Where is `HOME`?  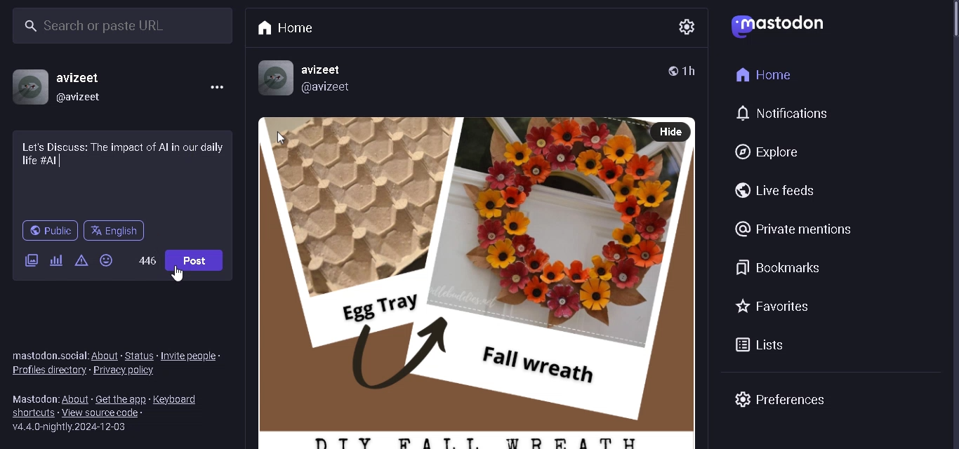 HOME is located at coordinates (764, 76).